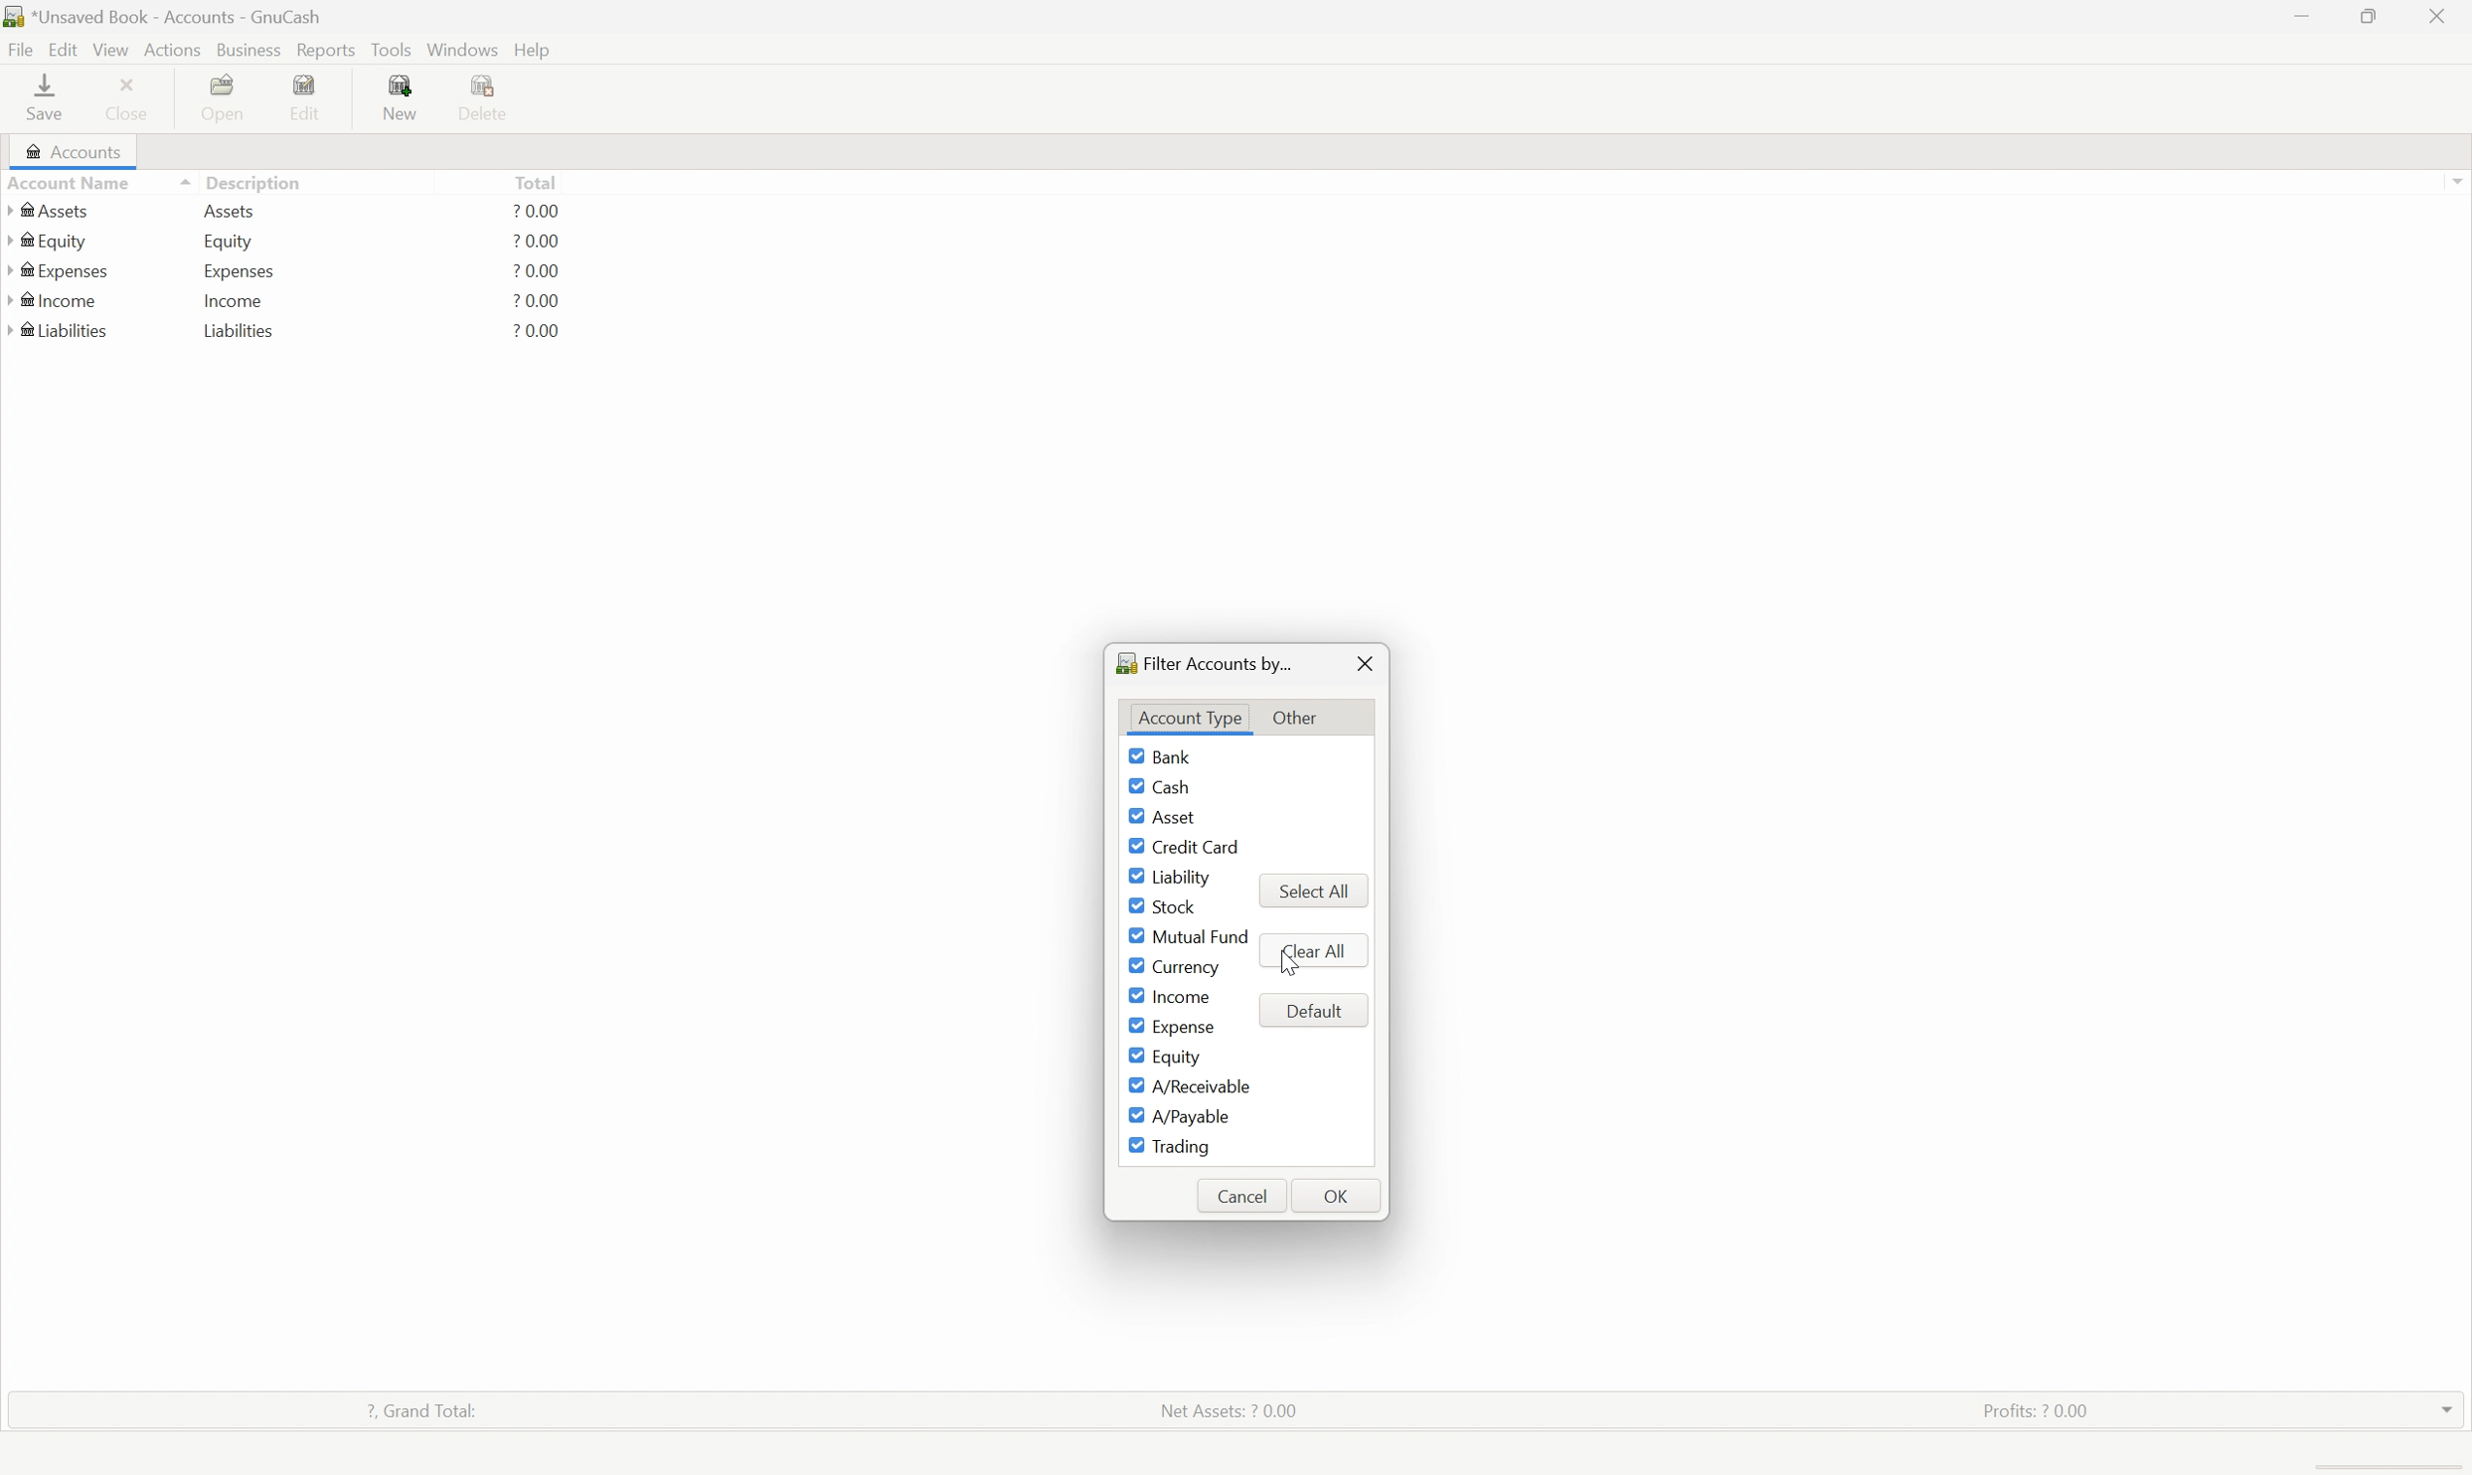 The height and width of the screenshot is (1475, 2472). Describe the element at coordinates (1133, 906) in the screenshot. I see `Checkbox` at that location.